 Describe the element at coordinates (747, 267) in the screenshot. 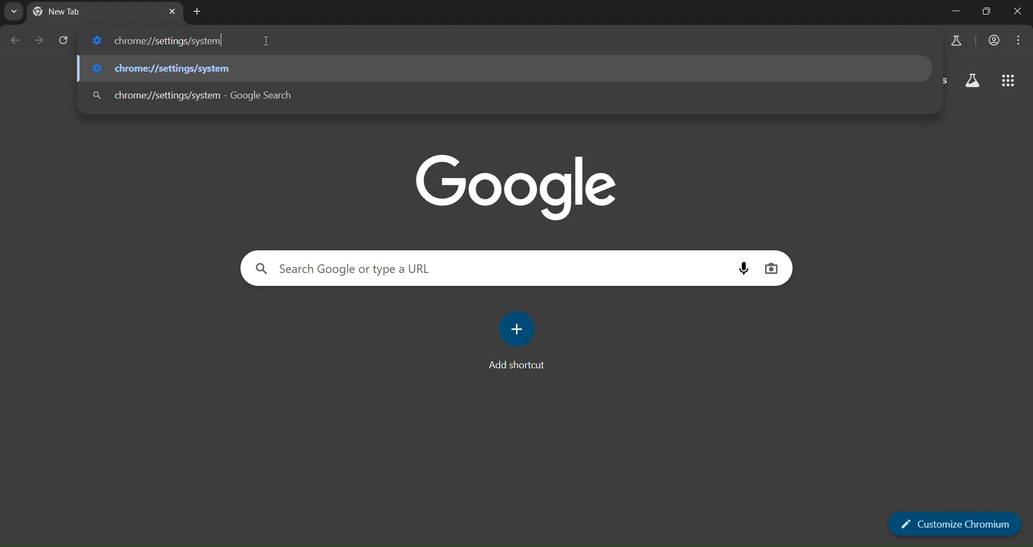

I see `voice search` at that location.